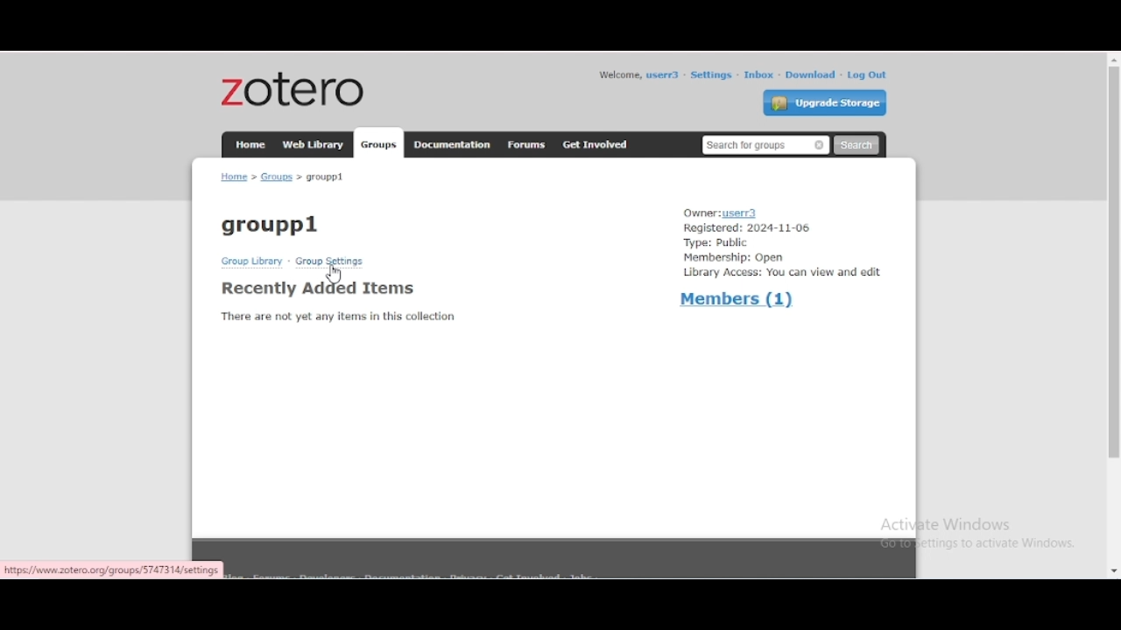  What do you see at coordinates (867, 74) in the screenshot?
I see `log out` at bounding box center [867, 74].